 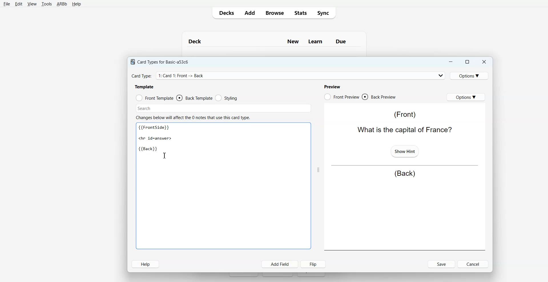 I want to click on Save, so click(x=442, y=264).